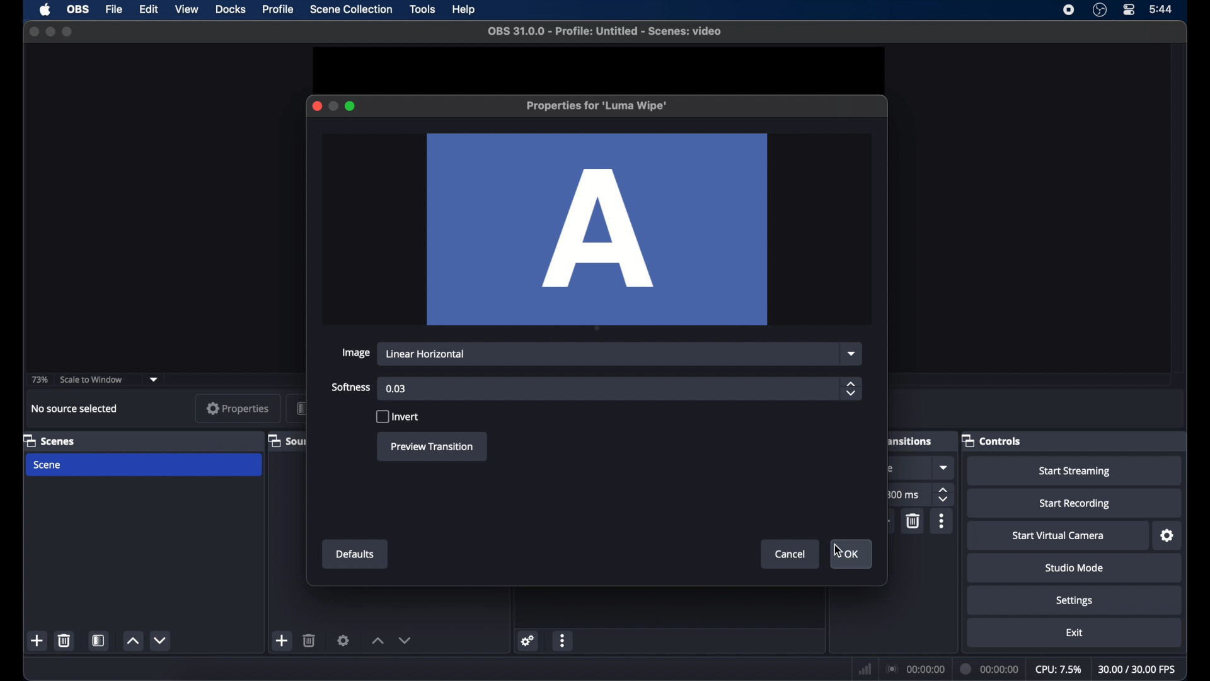 The width and height of the screenshot is (1210, 681). What do you see at coordinates (352, 387) in the screenshot?
I see `softness` at bounding box center [352, 387].